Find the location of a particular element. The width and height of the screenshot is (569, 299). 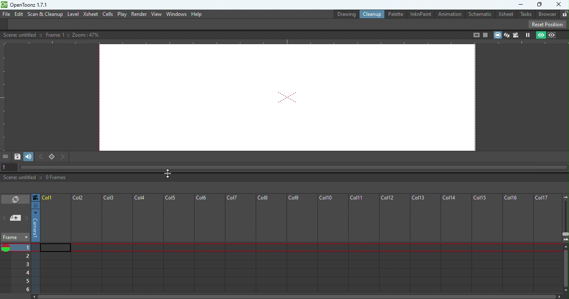

Tasks is located at coordinates (525, 15).